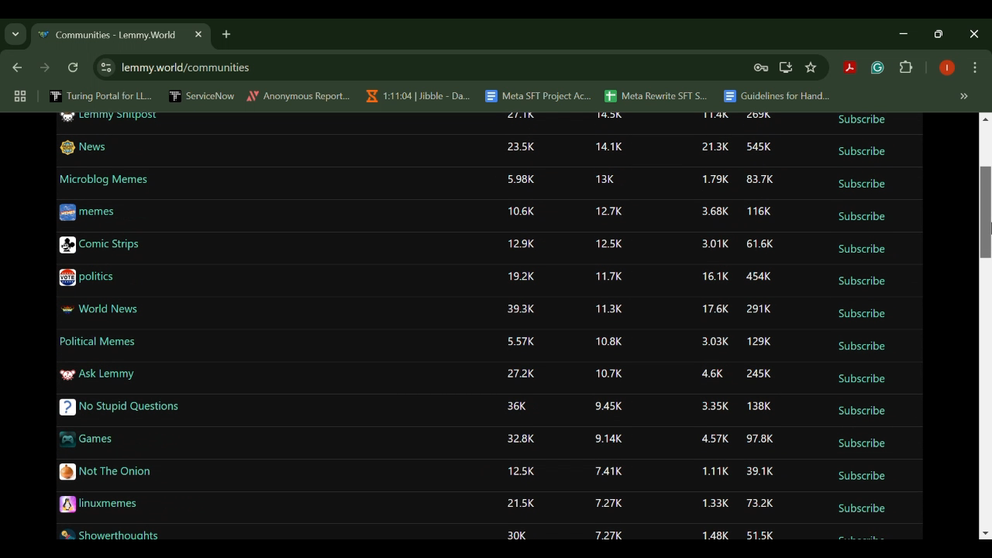 The width and height of the screenshot is (992, 558). Describe the element at coordinates (107, 472) in the screenshot. I see `Not The Onion` at that location.